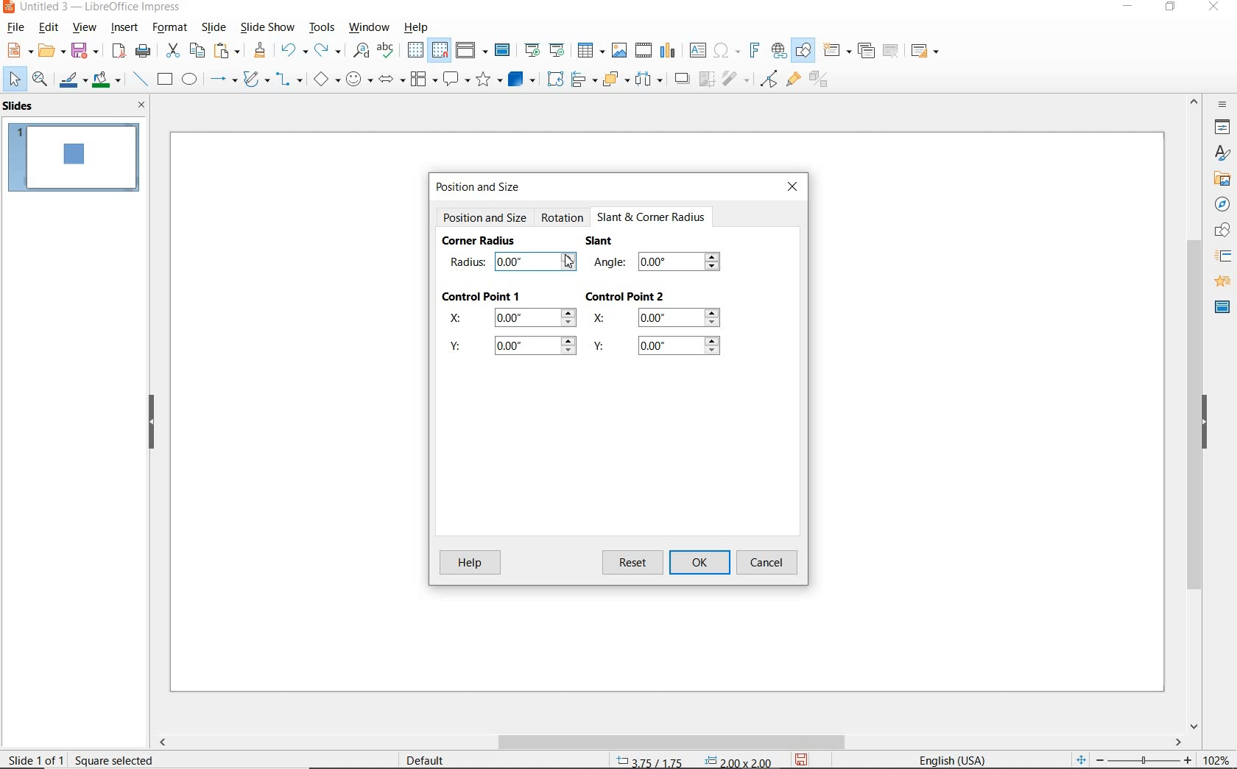 This screenshot has width=1237, height=769. I want to click on scrollbar, so click(671, 742).